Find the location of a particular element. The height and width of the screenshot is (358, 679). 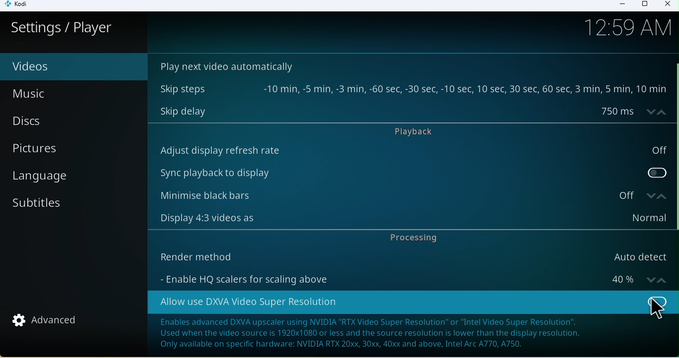

Settings/player is located at coordinates (62, 28).